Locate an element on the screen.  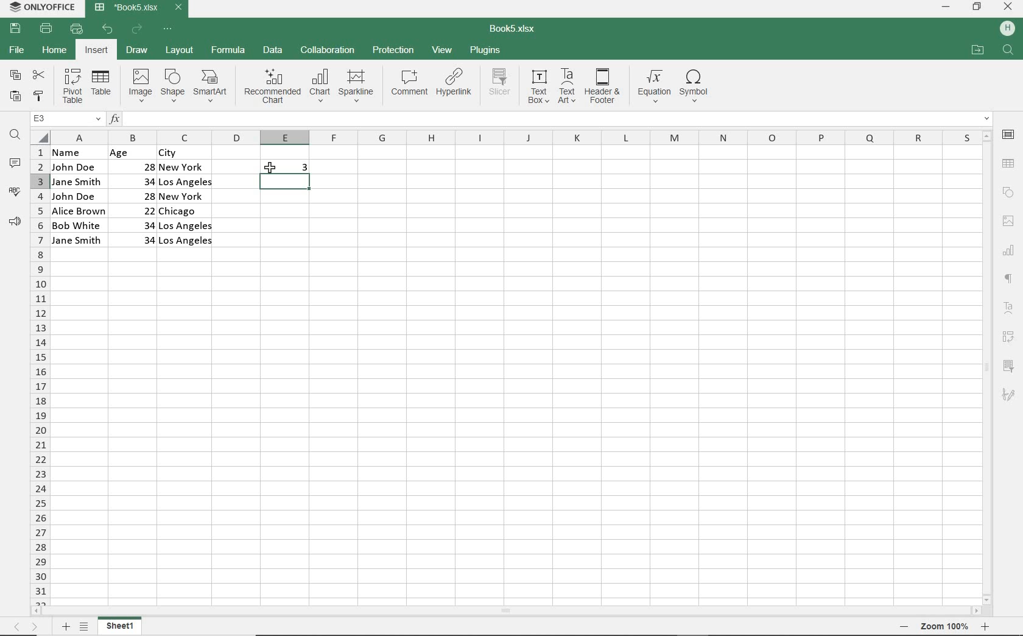
SAVE is located at coordinates (15, 29).